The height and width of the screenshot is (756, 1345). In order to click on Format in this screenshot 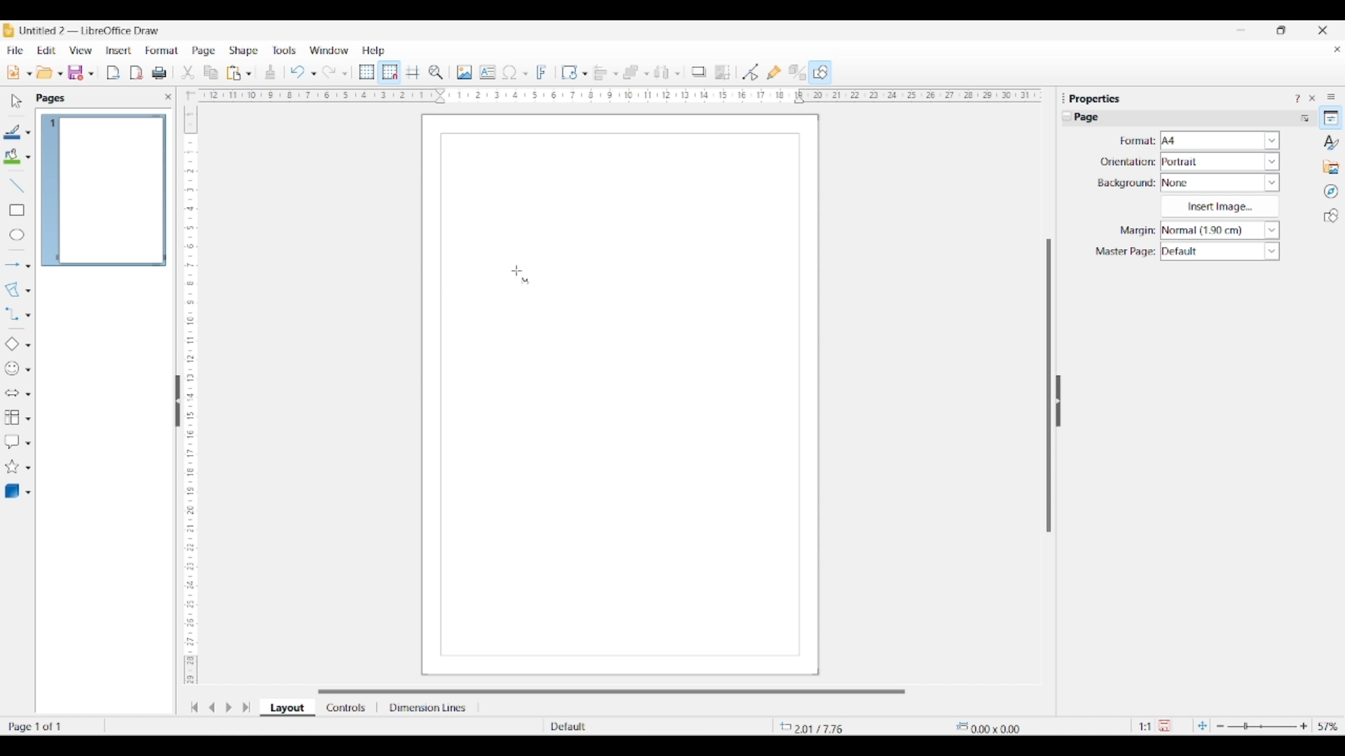, I will do `click(163, 50)`.